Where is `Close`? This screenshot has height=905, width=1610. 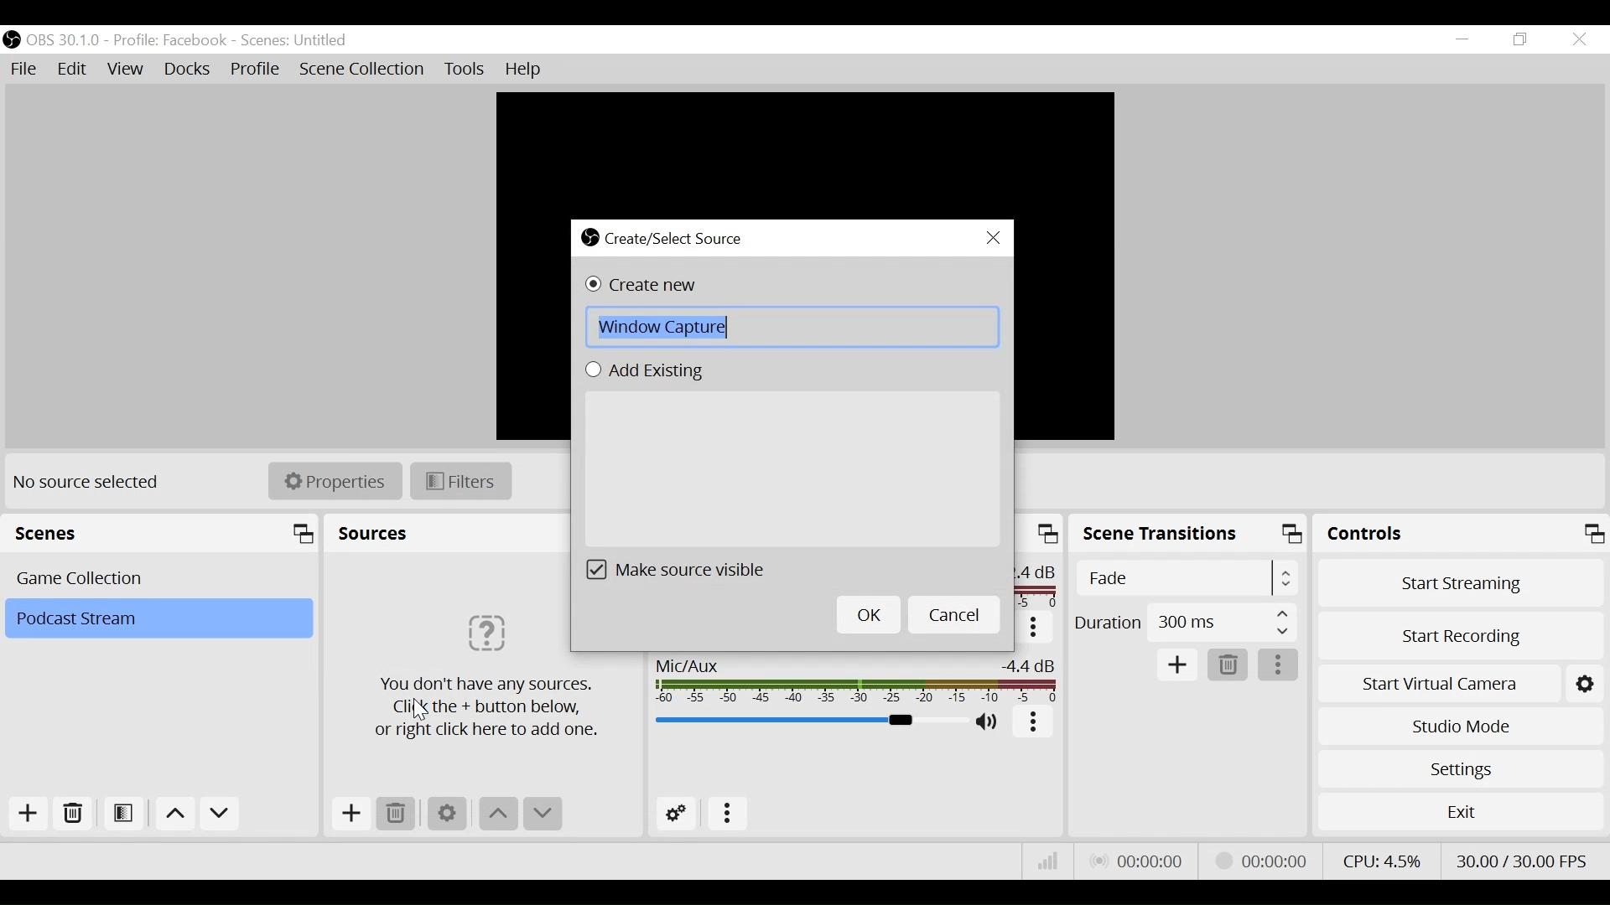 Close is located at coordinates (1578, 40).